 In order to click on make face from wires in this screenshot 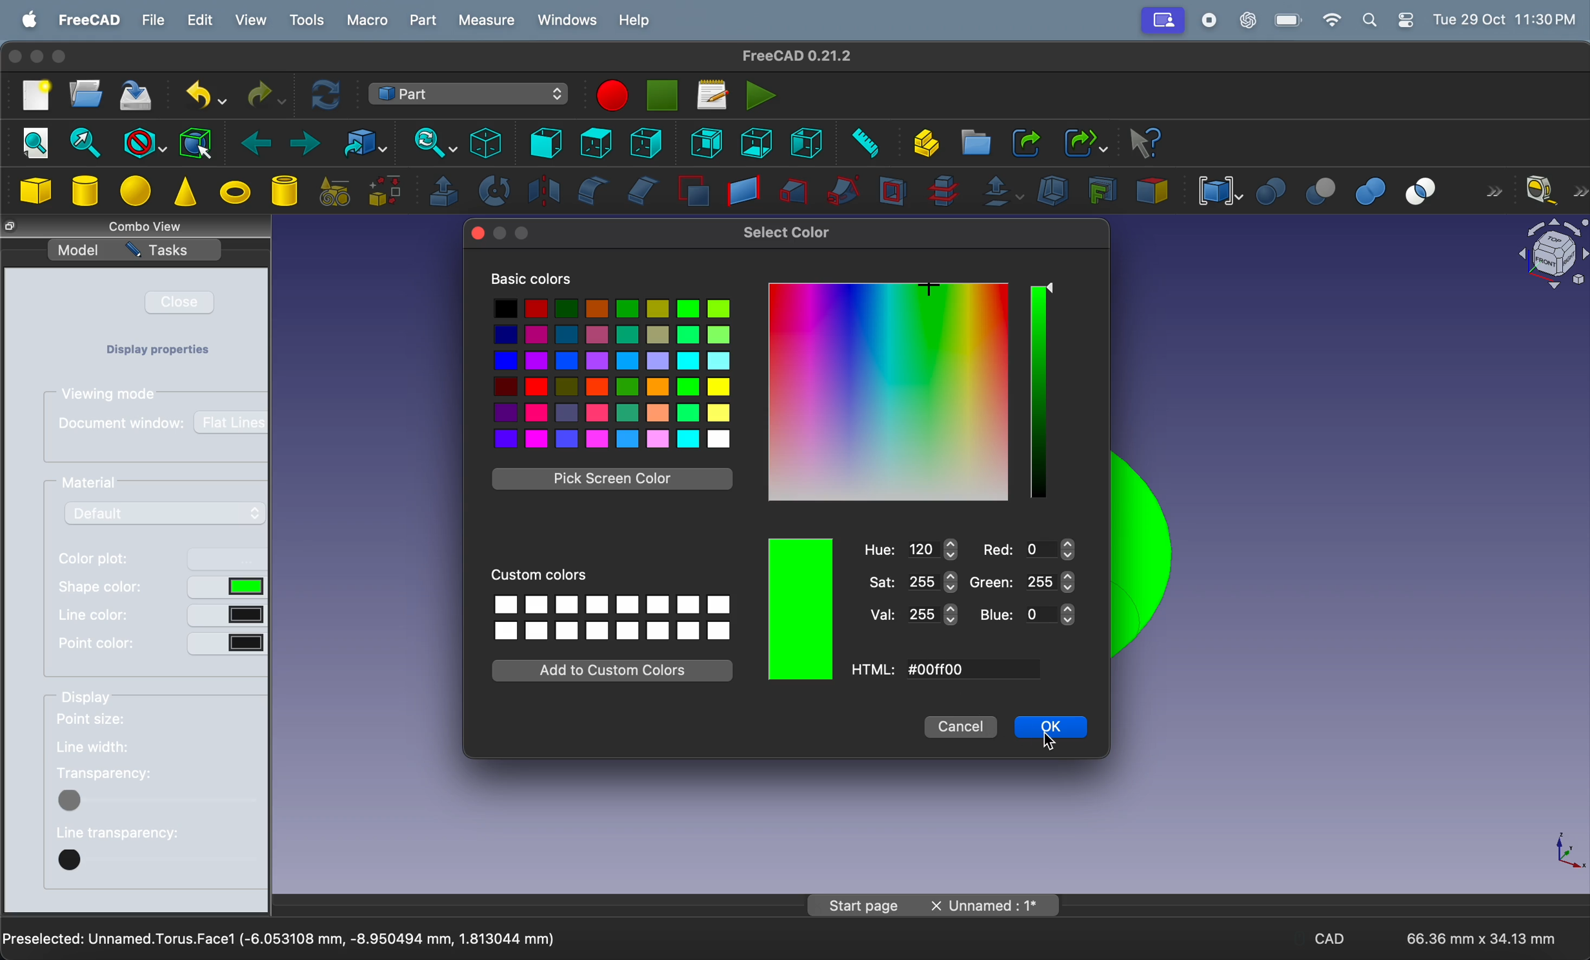, I will do `click(693, 193)`.